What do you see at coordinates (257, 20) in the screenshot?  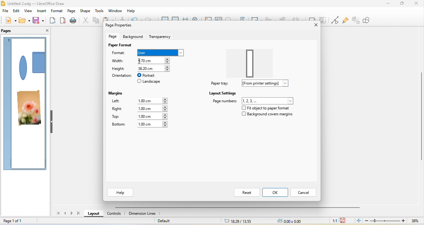 I see `transformation` at bounding box center [257, 20].